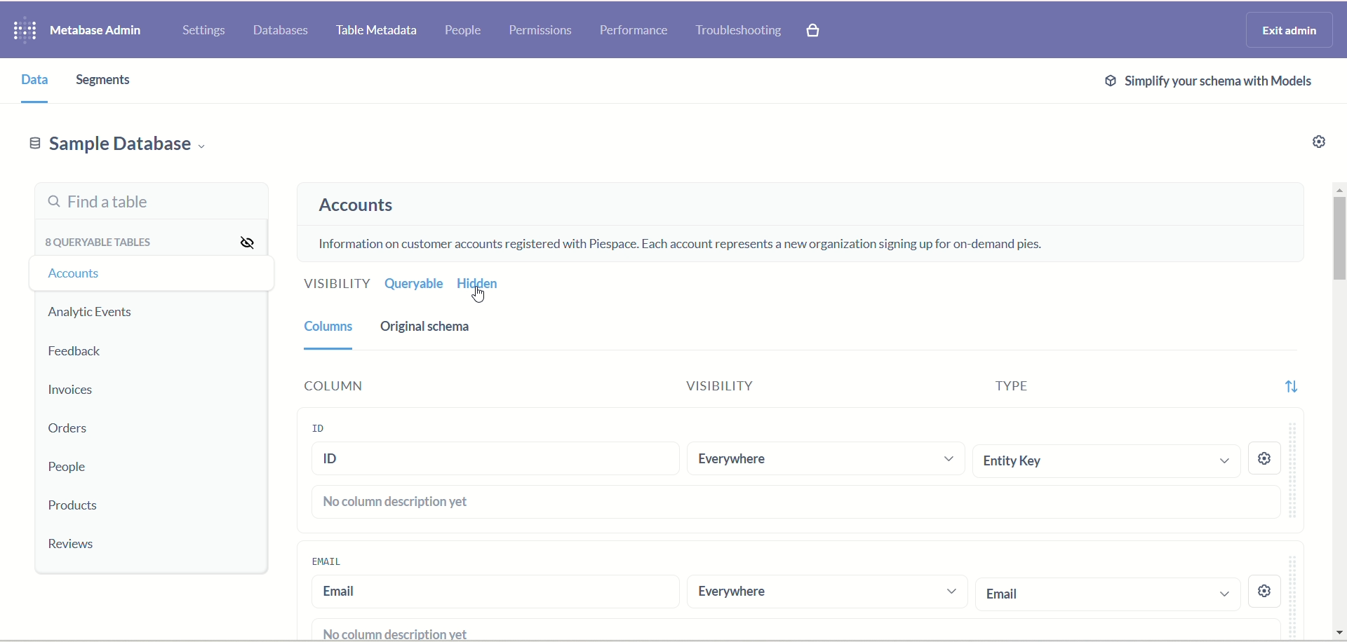 The image size is (1347, 642). What do you see at coordinates (1276, 592) in the screenshot?
I see `EMAIL setting` at bounding box center [1276, 592].